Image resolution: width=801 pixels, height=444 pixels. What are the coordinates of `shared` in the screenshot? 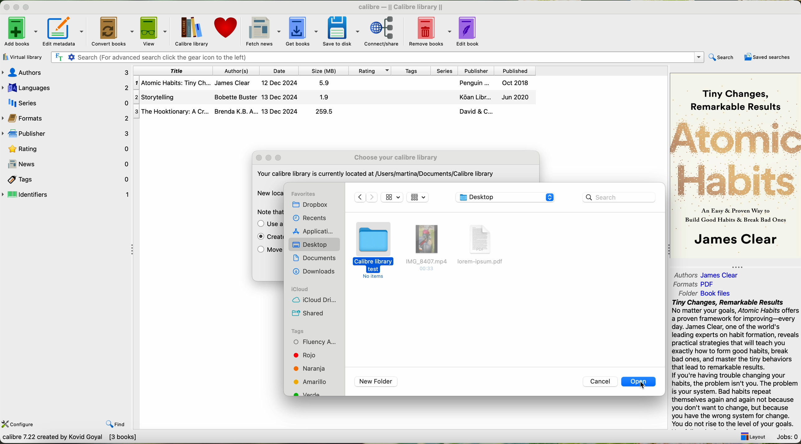 It's located at (307, 312).